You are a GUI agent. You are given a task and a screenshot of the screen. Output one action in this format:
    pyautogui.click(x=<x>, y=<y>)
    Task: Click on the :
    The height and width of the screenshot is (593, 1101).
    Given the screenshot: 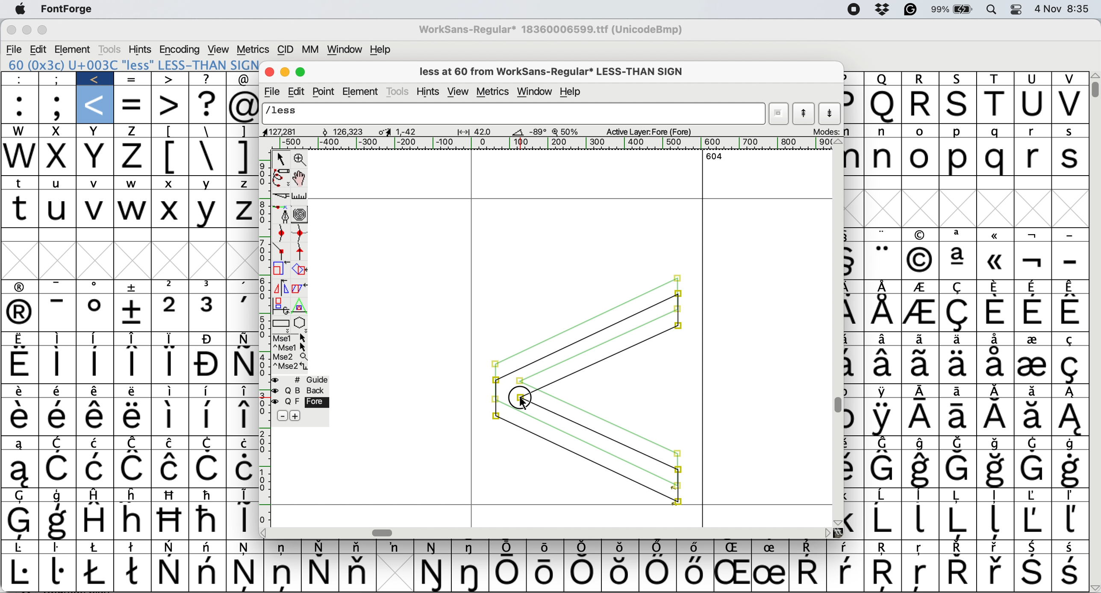 What is the action you would take?
    pyautogui.click(x=20, y=104)
    